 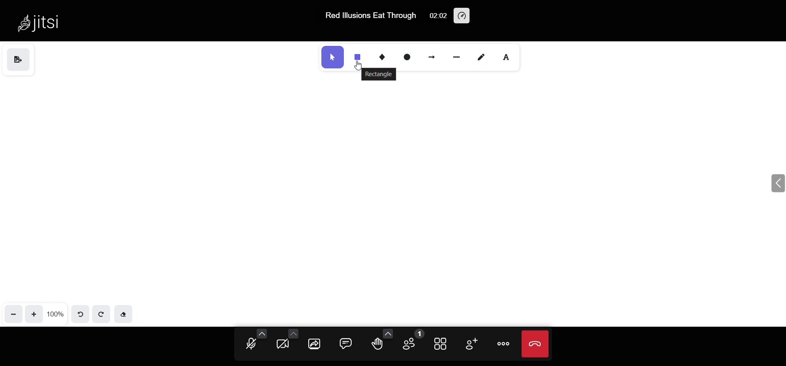 What do you see at coordinates (436, 15) in the screenshot?
I see `02:02` at bounding box center [436, 15].